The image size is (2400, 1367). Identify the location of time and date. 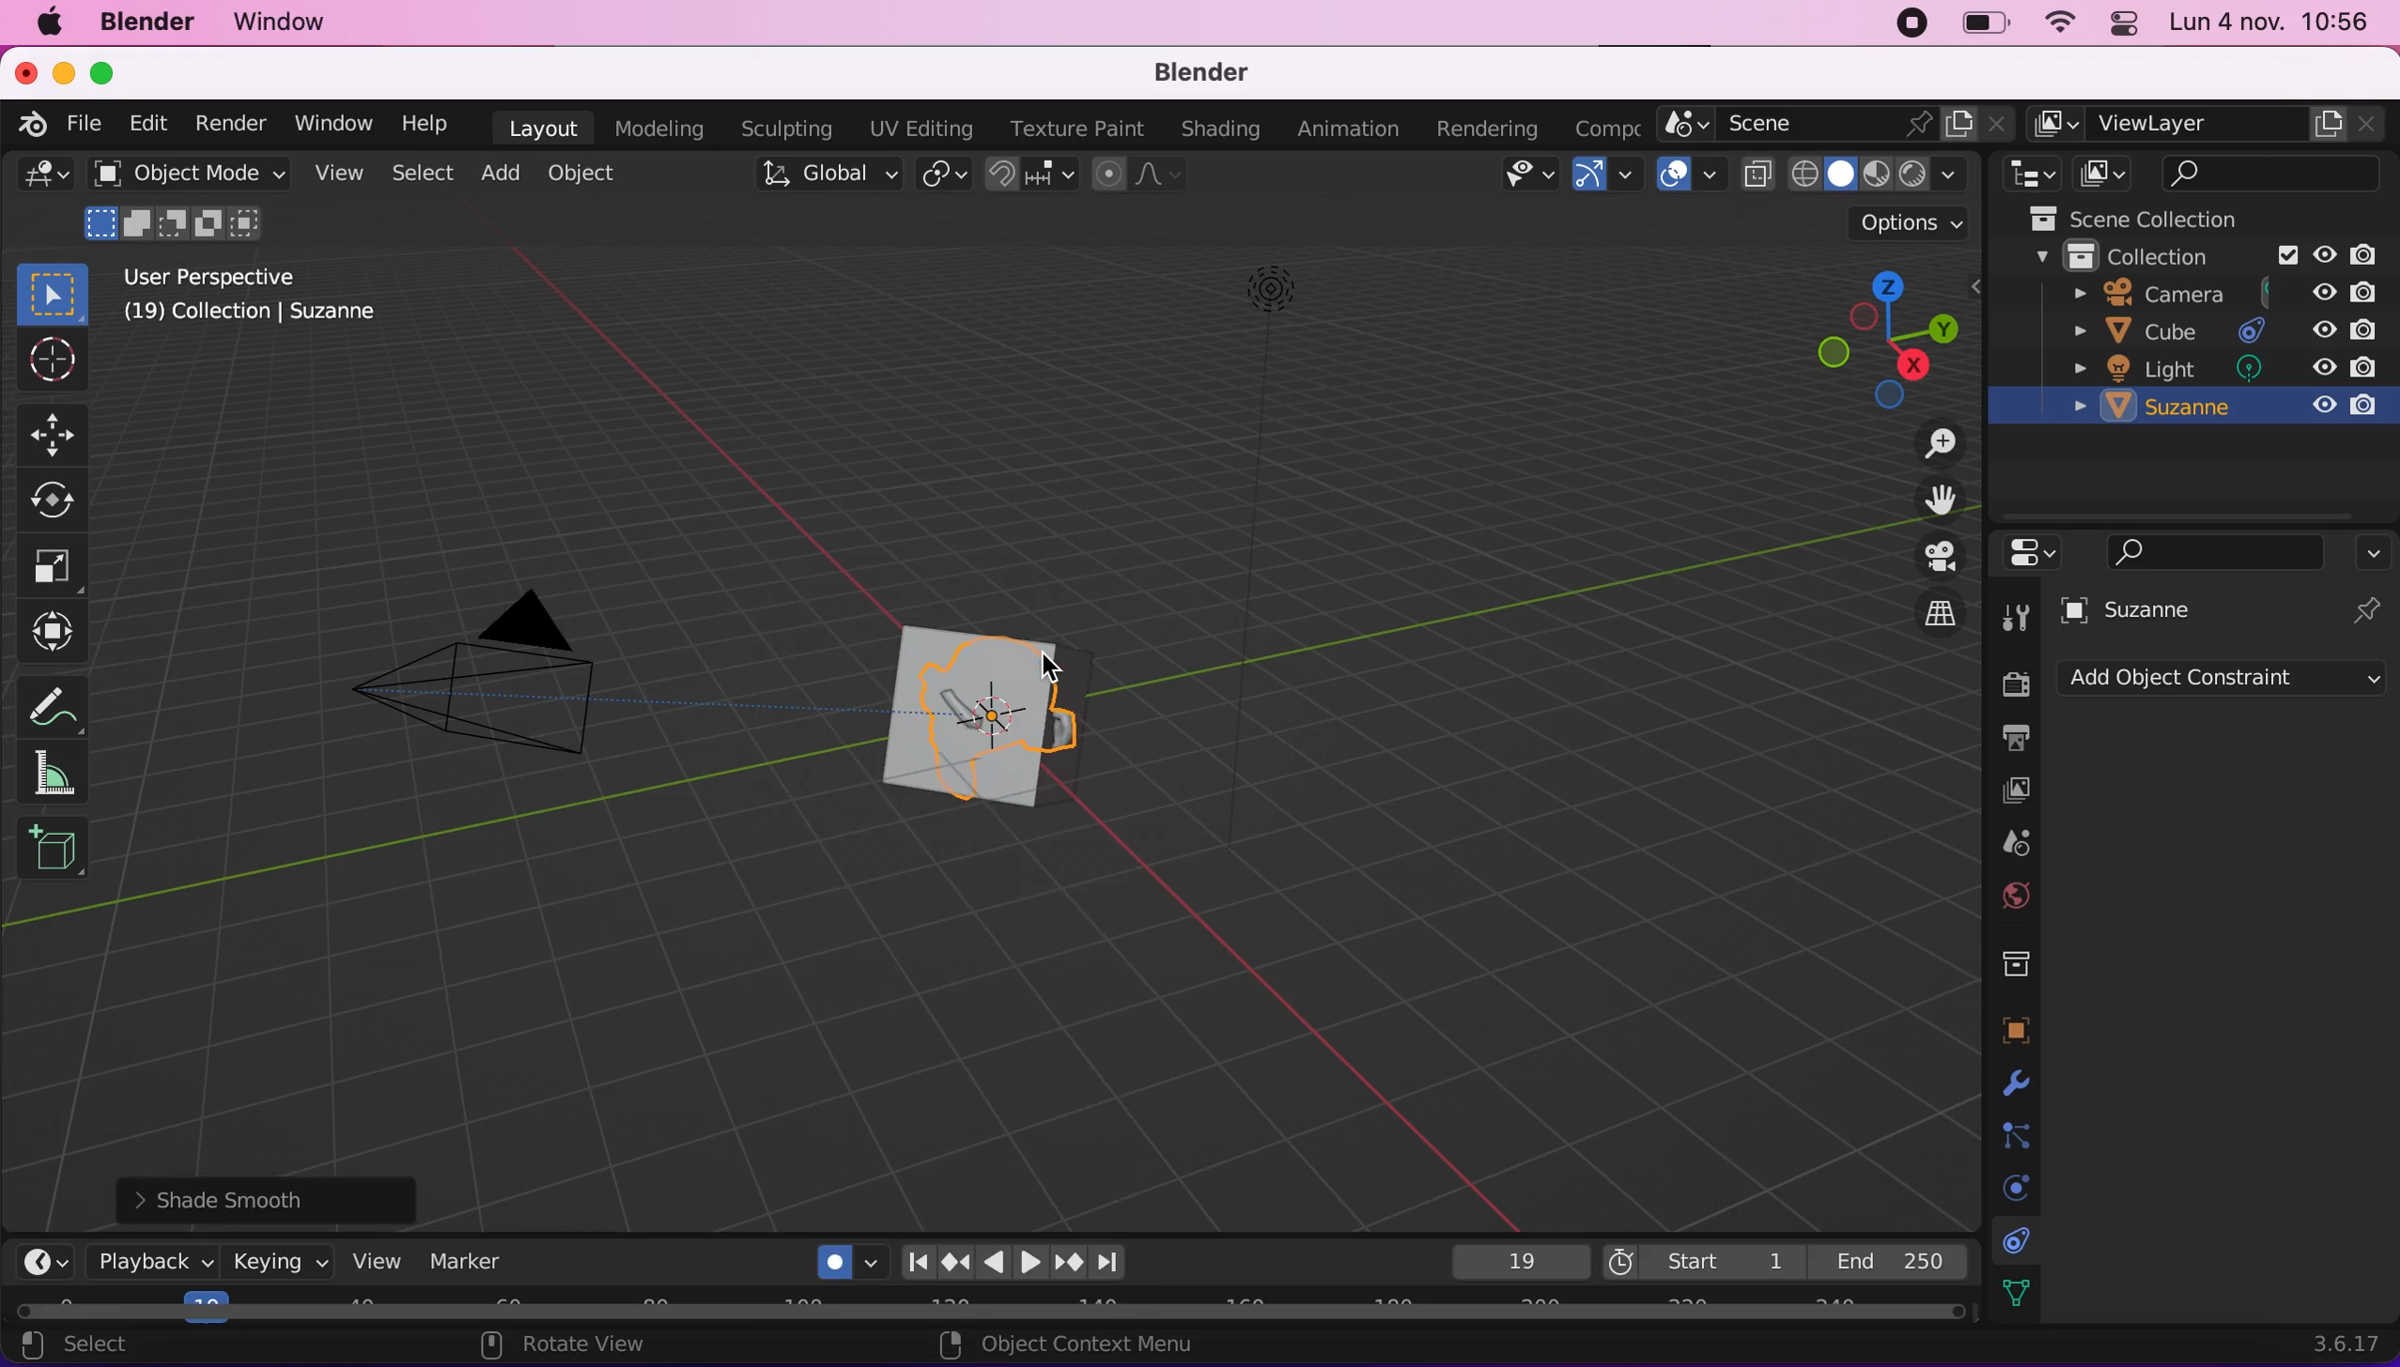
(2269, 25).